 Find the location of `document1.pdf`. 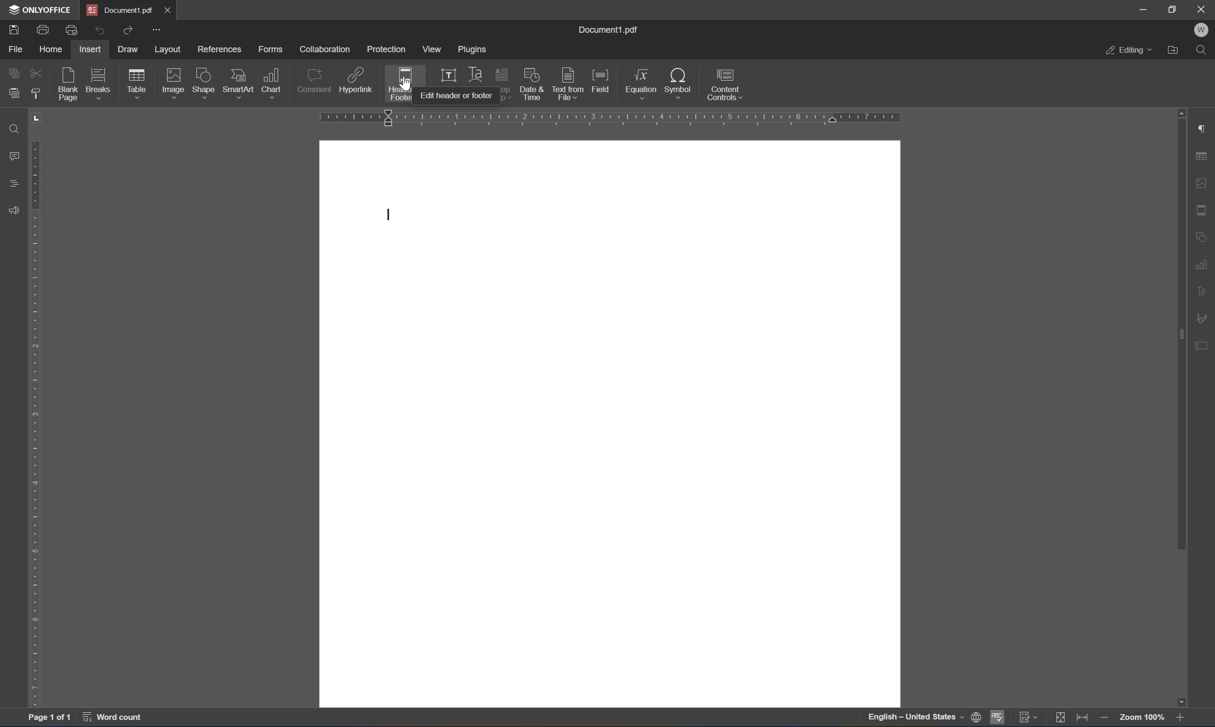

document1.pdf is located at coordinates (610, 29).